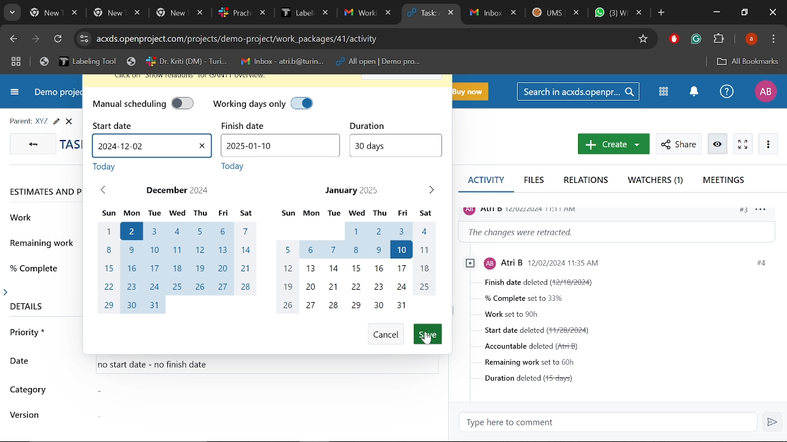 This screenshot has height=442, width=787. What do you see at coordinates (405, 249) in the screenshot?
I see `finish date` at bounding box center [405, 249].